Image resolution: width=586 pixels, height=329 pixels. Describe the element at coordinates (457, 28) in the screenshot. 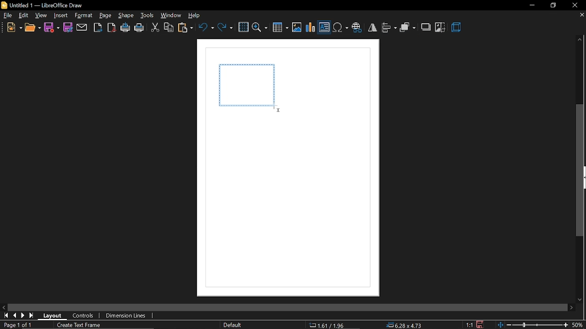

I see `3d effect` at that location.